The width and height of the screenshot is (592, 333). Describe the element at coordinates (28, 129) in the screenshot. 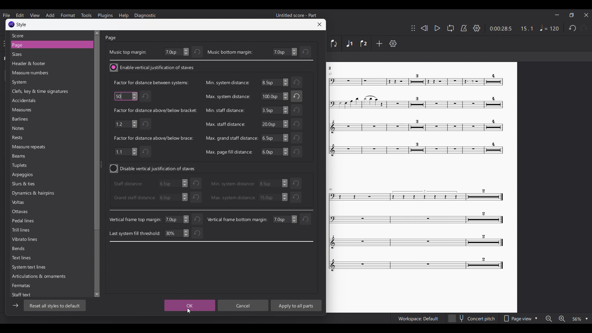

I see `Notes` at that location.